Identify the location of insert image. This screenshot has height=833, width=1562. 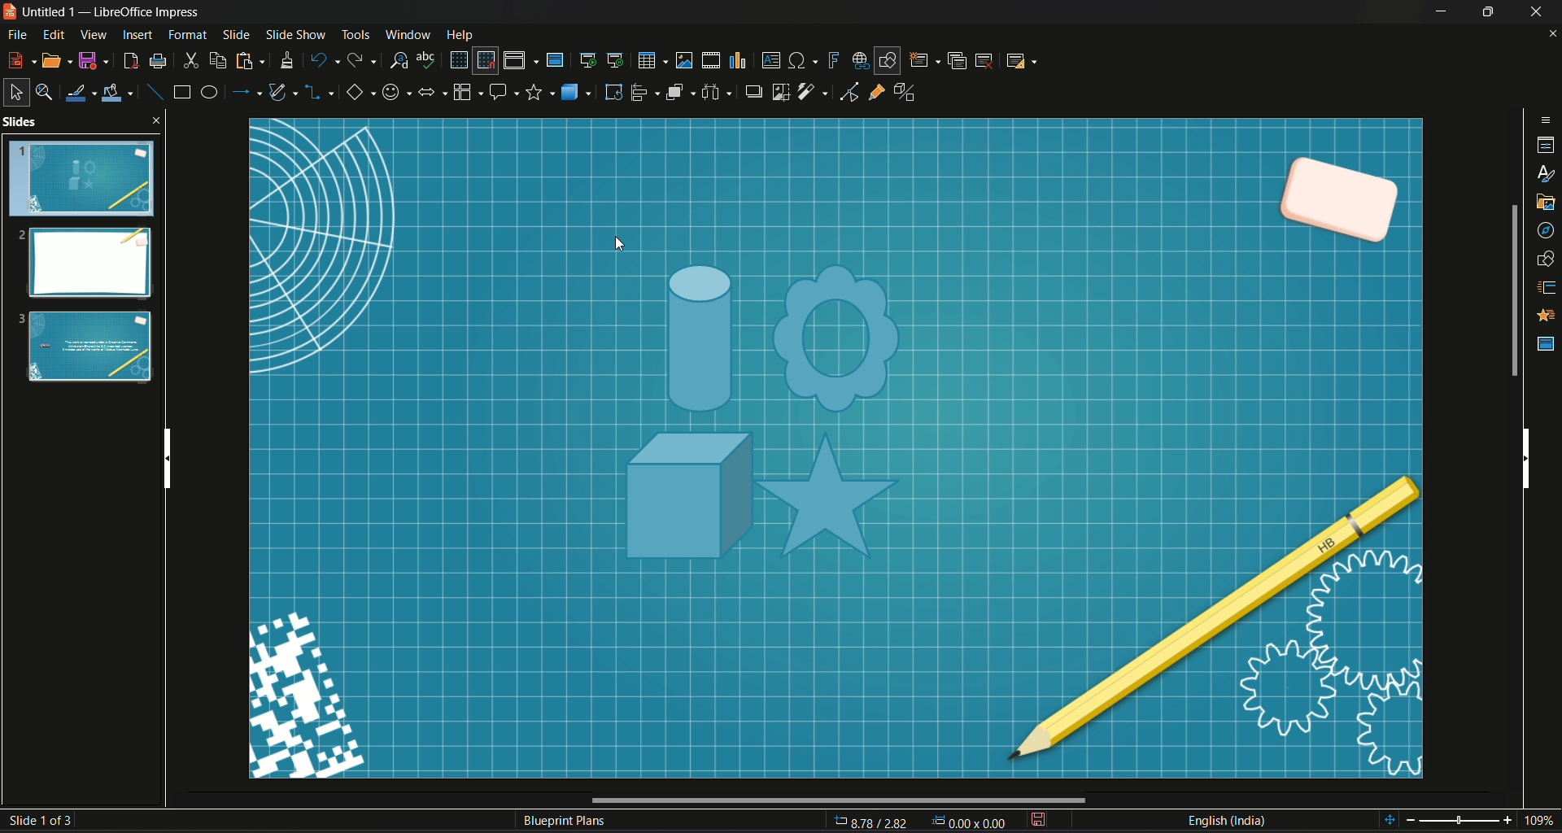
(684, 59).